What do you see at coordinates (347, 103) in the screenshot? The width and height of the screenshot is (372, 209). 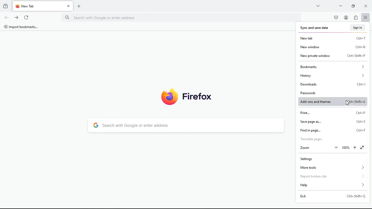 I see `cursor` at bounding box center [347, 103].